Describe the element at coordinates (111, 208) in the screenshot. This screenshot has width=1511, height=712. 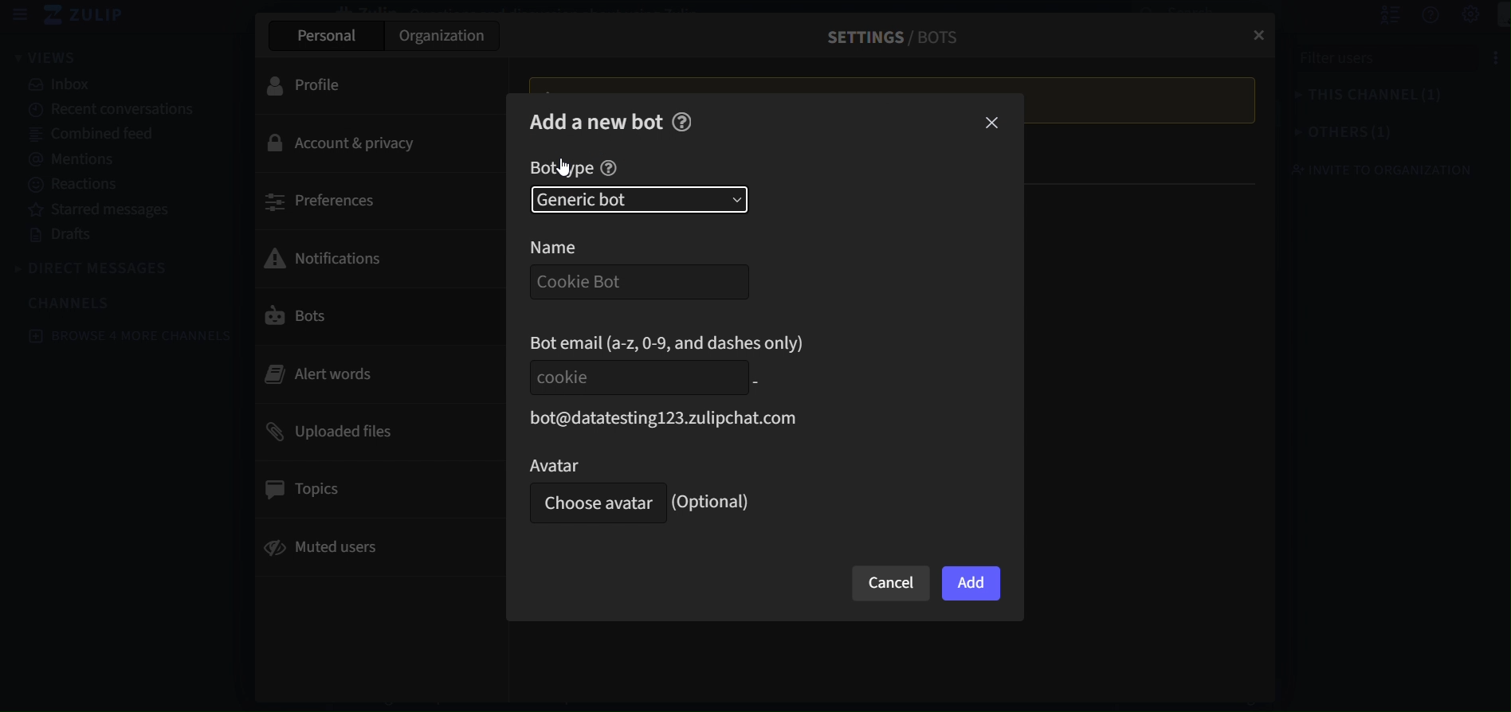
I see `starred messages` at that location.